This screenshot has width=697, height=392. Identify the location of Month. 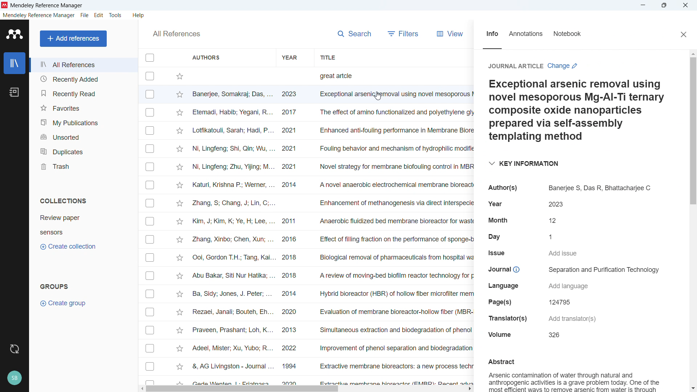
(498, 220).